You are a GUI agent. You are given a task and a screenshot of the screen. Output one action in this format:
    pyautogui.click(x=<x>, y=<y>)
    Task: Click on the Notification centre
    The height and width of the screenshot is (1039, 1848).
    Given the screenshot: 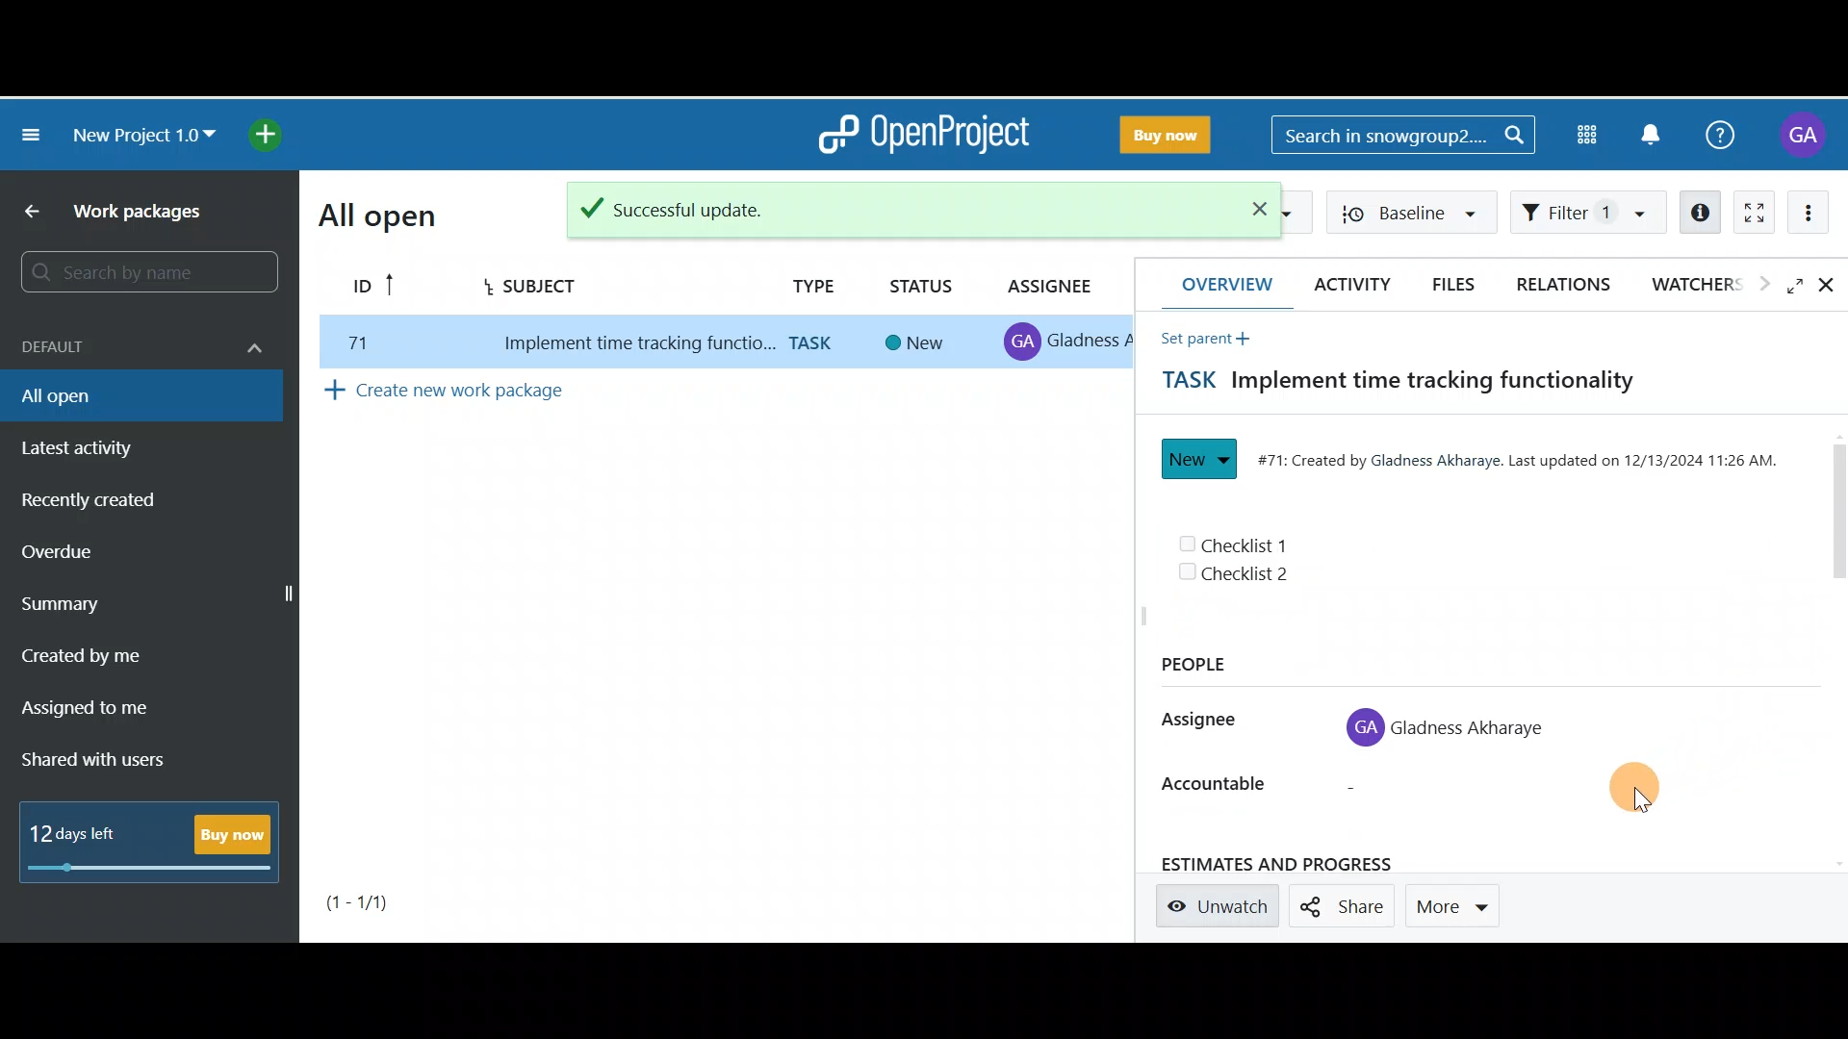 What is the action you would take?
    pyautogui.click(x=1662, y=134)
    